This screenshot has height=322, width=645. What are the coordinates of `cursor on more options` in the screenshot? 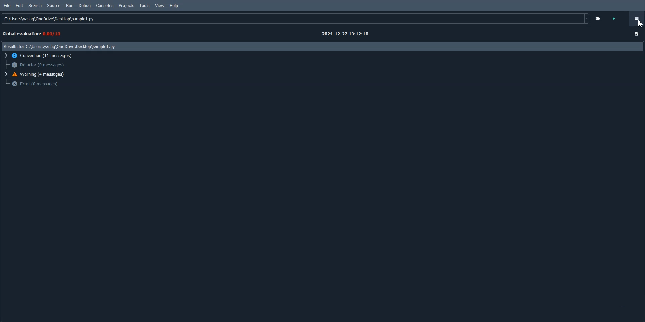 It's located at (639, 26).